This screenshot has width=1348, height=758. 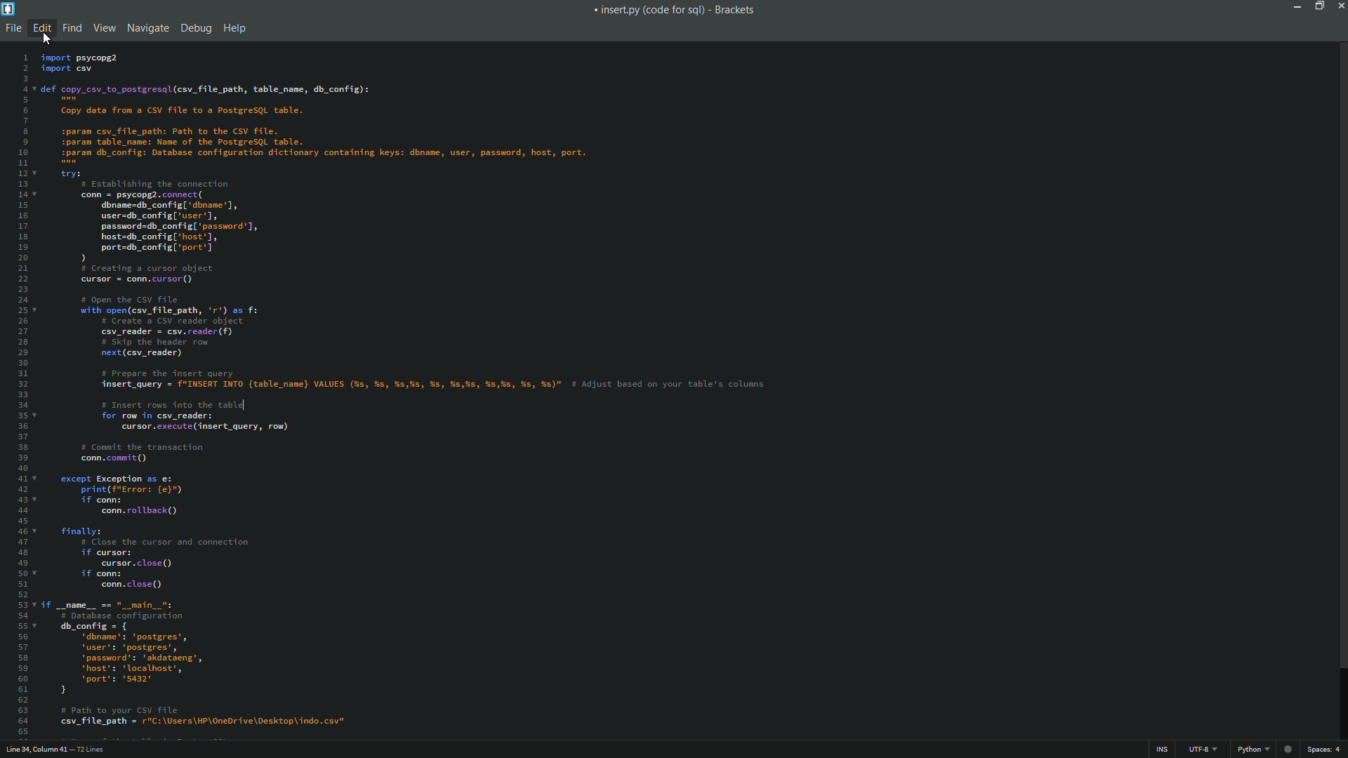 I want to click on close app, so click(x=1340, y=6).